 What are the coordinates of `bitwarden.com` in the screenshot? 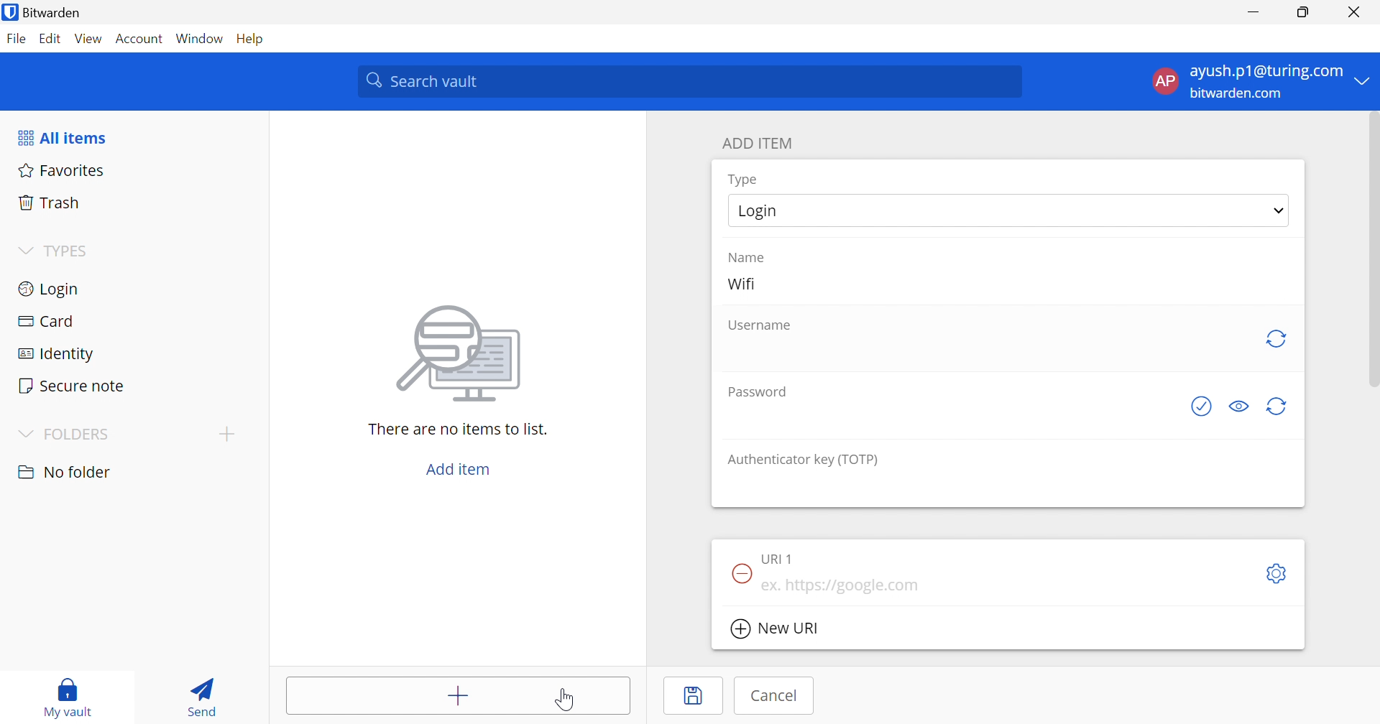 It's located at (1239, 94).